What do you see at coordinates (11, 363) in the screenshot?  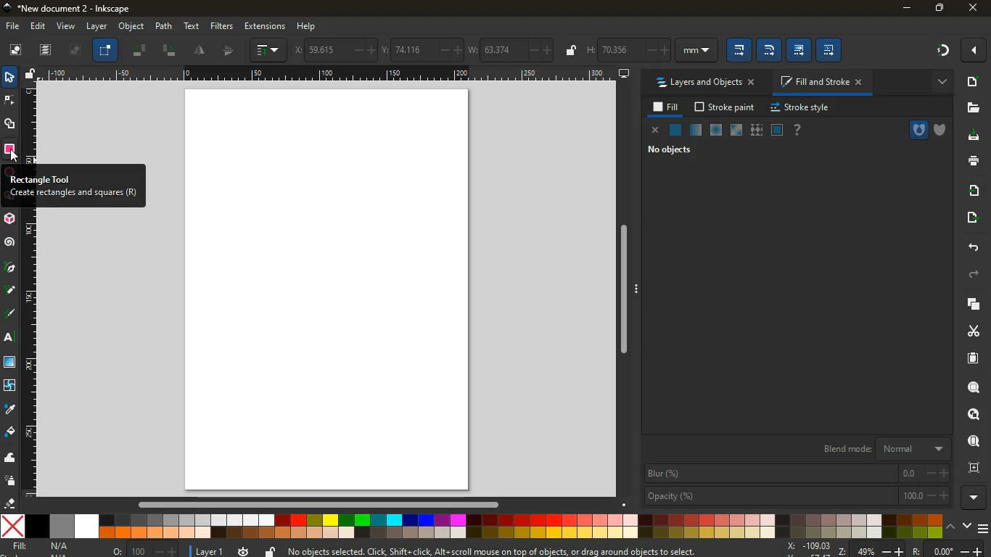 I see `window` at bounding box center [11, 363].